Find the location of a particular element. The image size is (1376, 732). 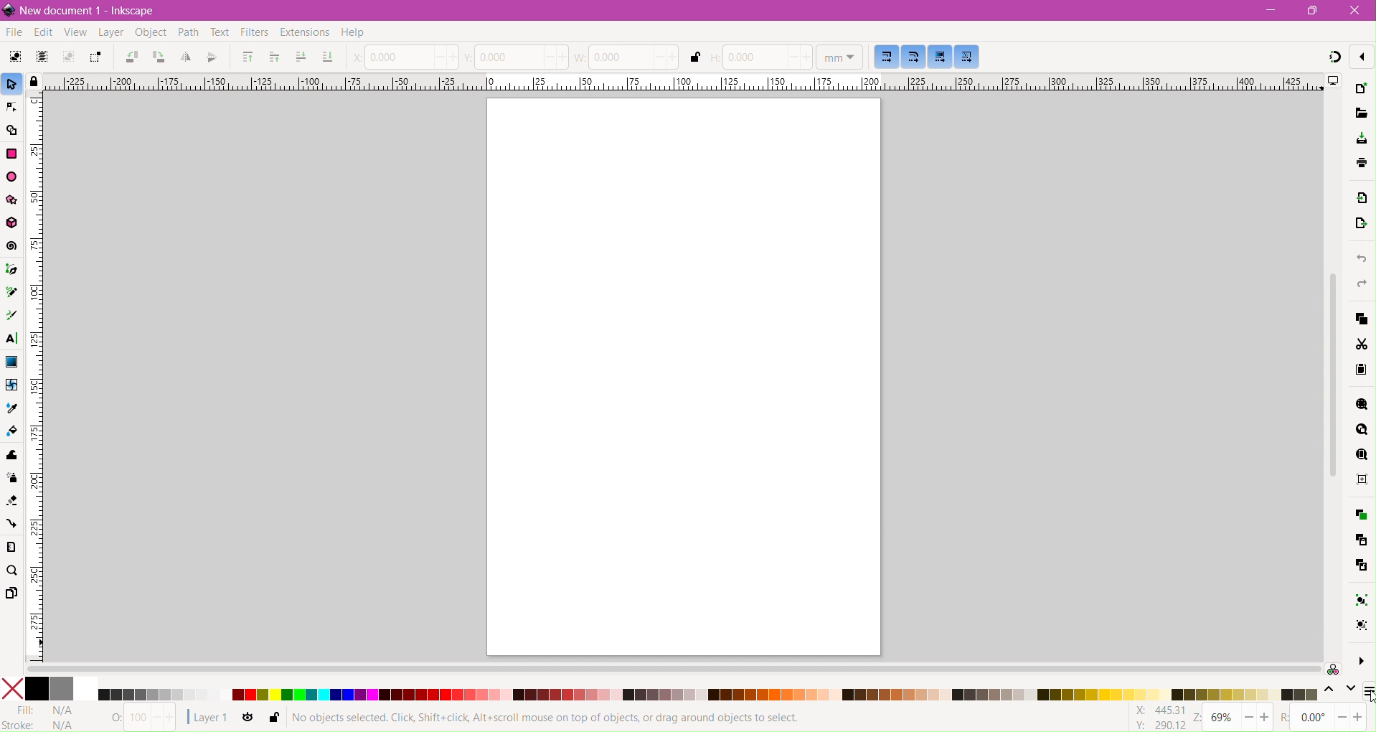

Zoom Page is located at coordinates (1360, 455).